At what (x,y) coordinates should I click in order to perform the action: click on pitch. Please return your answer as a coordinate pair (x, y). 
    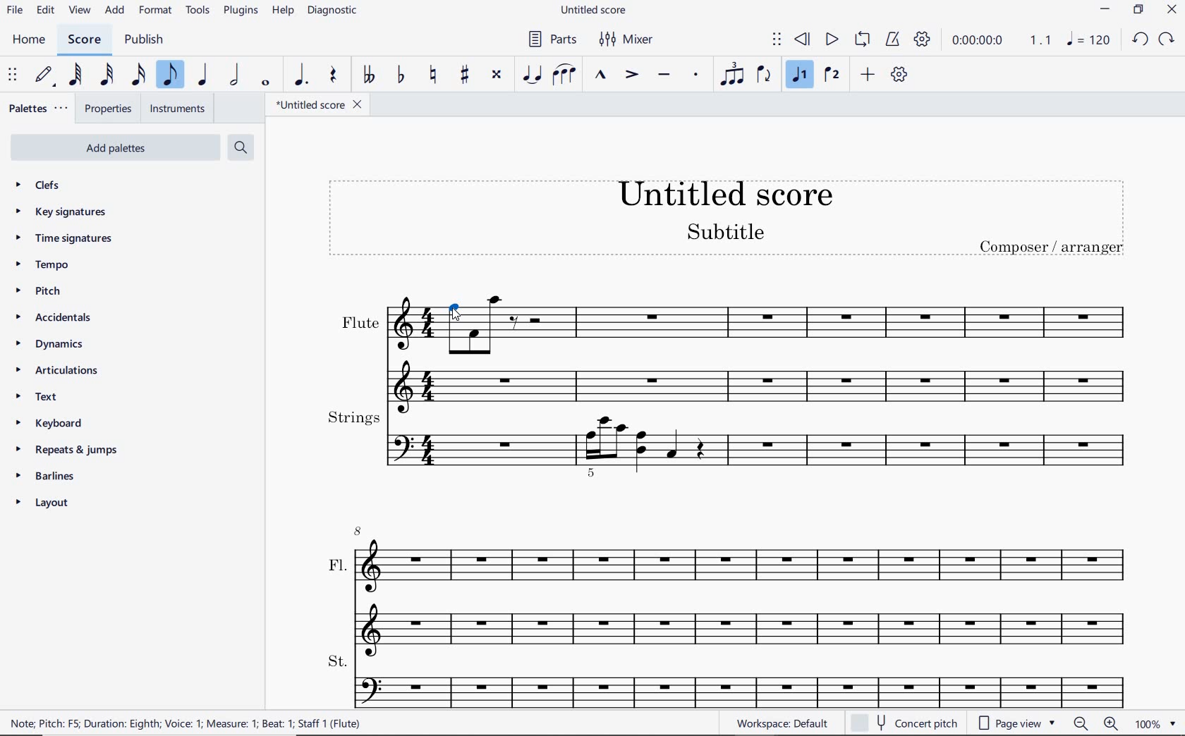
    Looking at the image, I should click on (41, 293).